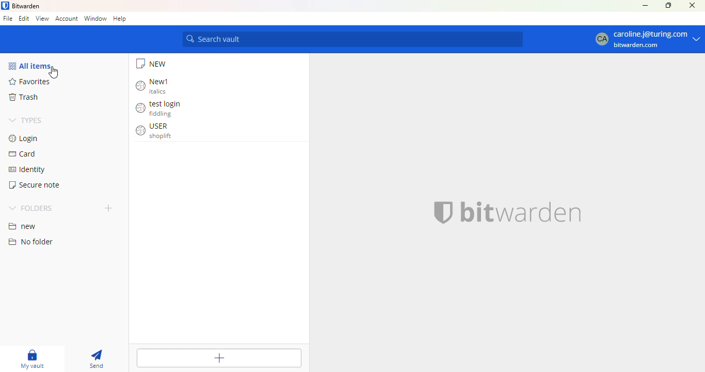  Describe the element at coordinates (31, 208) in the screenshot. I see `folders` at that location.